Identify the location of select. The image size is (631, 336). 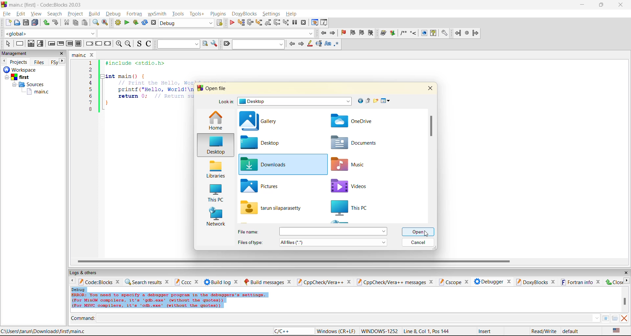
(8, 43).